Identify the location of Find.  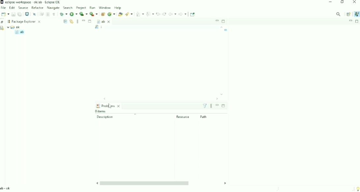
(339, 14).